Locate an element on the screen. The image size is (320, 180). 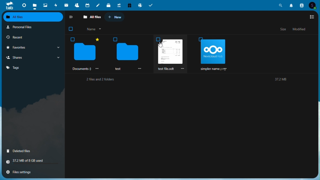
Dashboard is located at coordinates (23, 5).